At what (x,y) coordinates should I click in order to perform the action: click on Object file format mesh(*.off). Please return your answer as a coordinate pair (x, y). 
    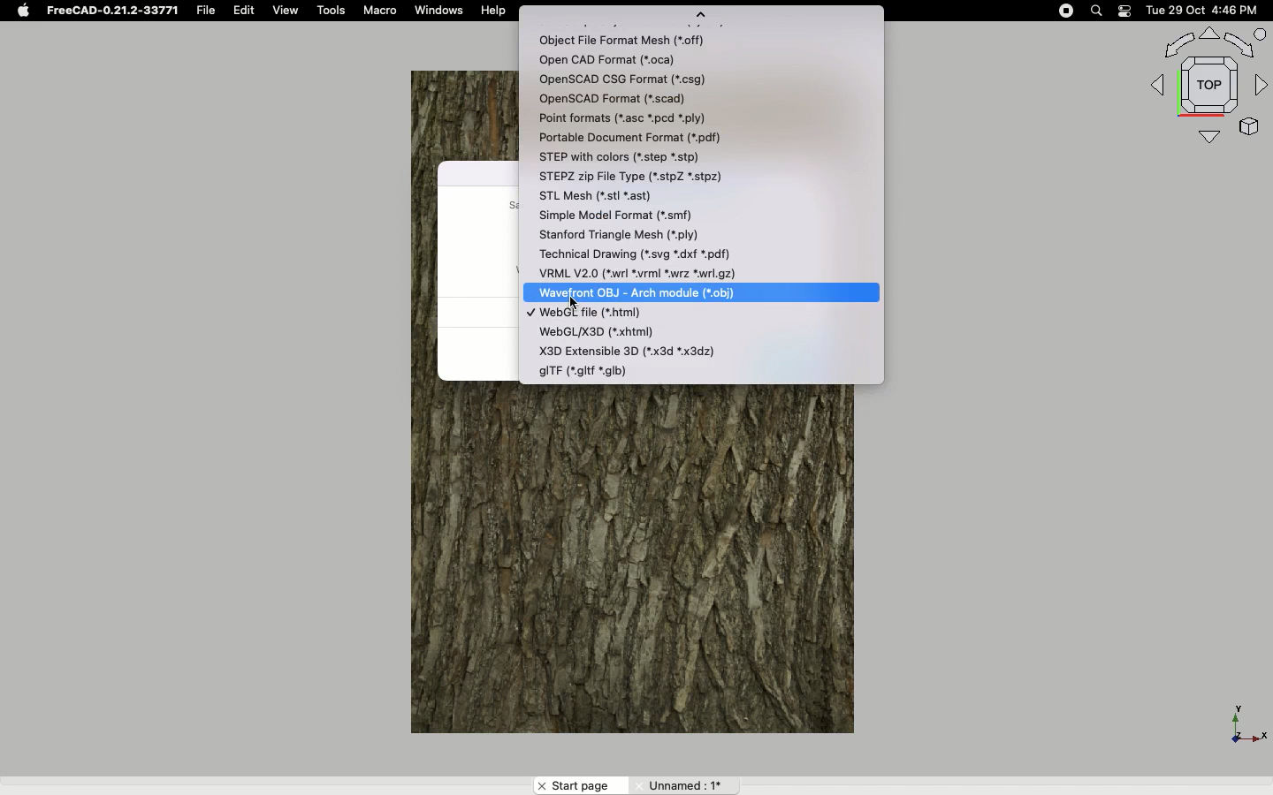
    Looking at the image, I should click on (628, 39).